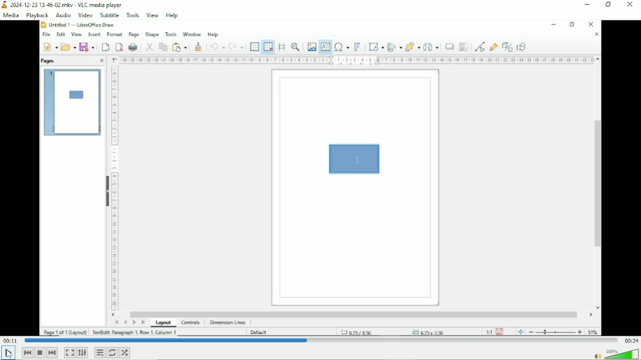 This screenshot has height=360, width=641. What do you see at coordinates (63, 15) in the screenshot?
I see `Audio` at bounding box center [63, 15].